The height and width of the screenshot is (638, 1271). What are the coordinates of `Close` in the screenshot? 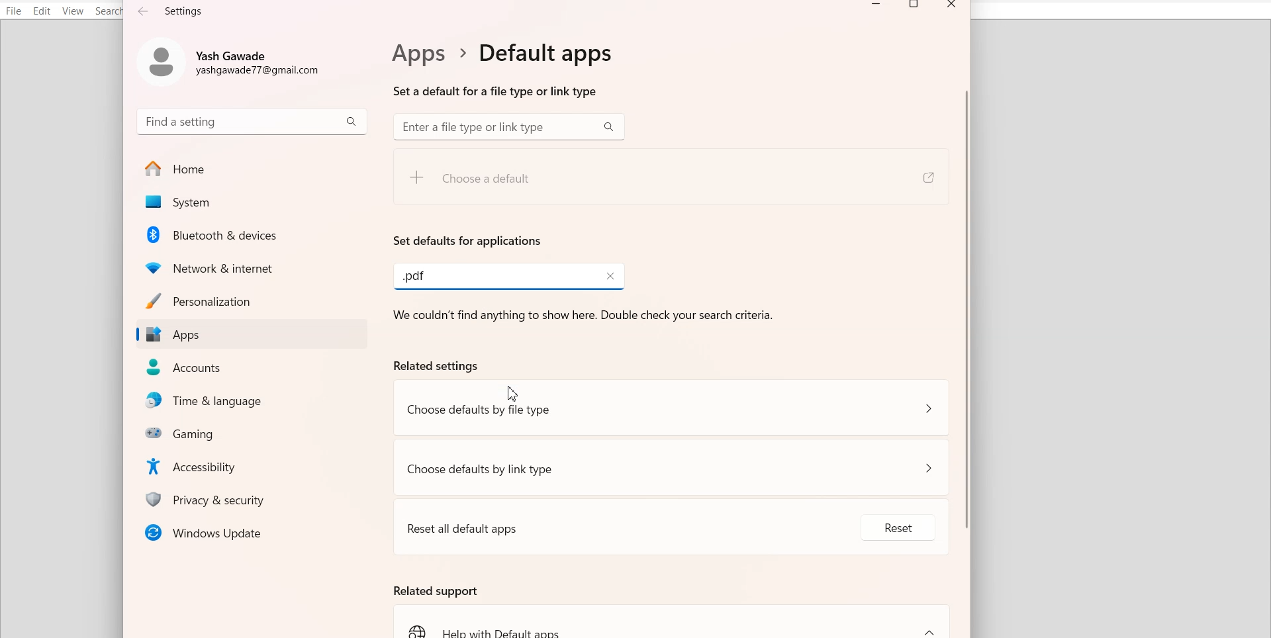 It's located at (605, 275).